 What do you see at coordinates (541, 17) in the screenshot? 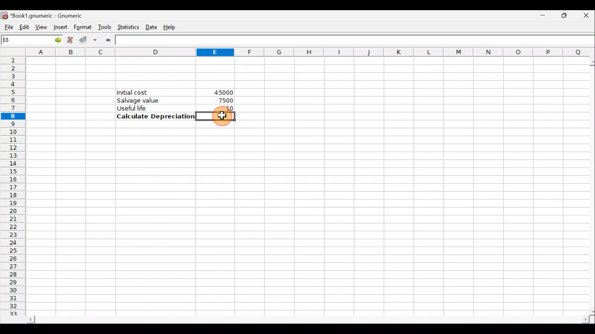
I see `Minimize` at bounding box center [541, 17].